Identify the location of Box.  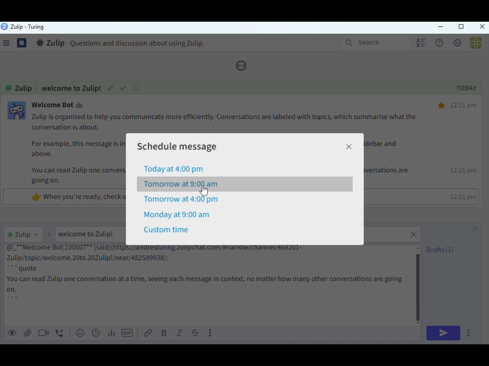
(461, 27).